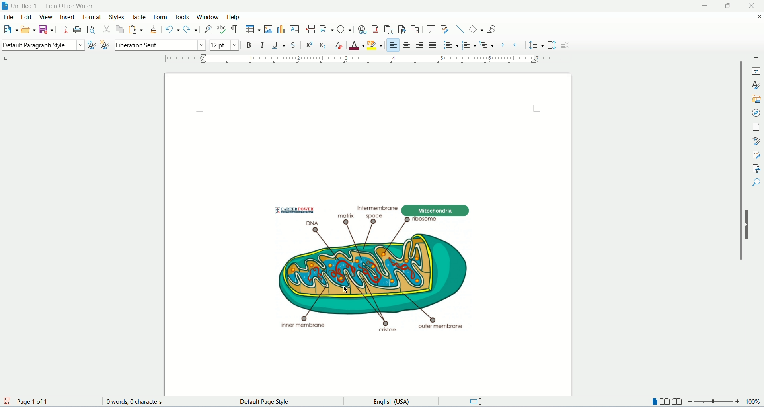  I want to click on page 1 of 1, so click(56, 401).